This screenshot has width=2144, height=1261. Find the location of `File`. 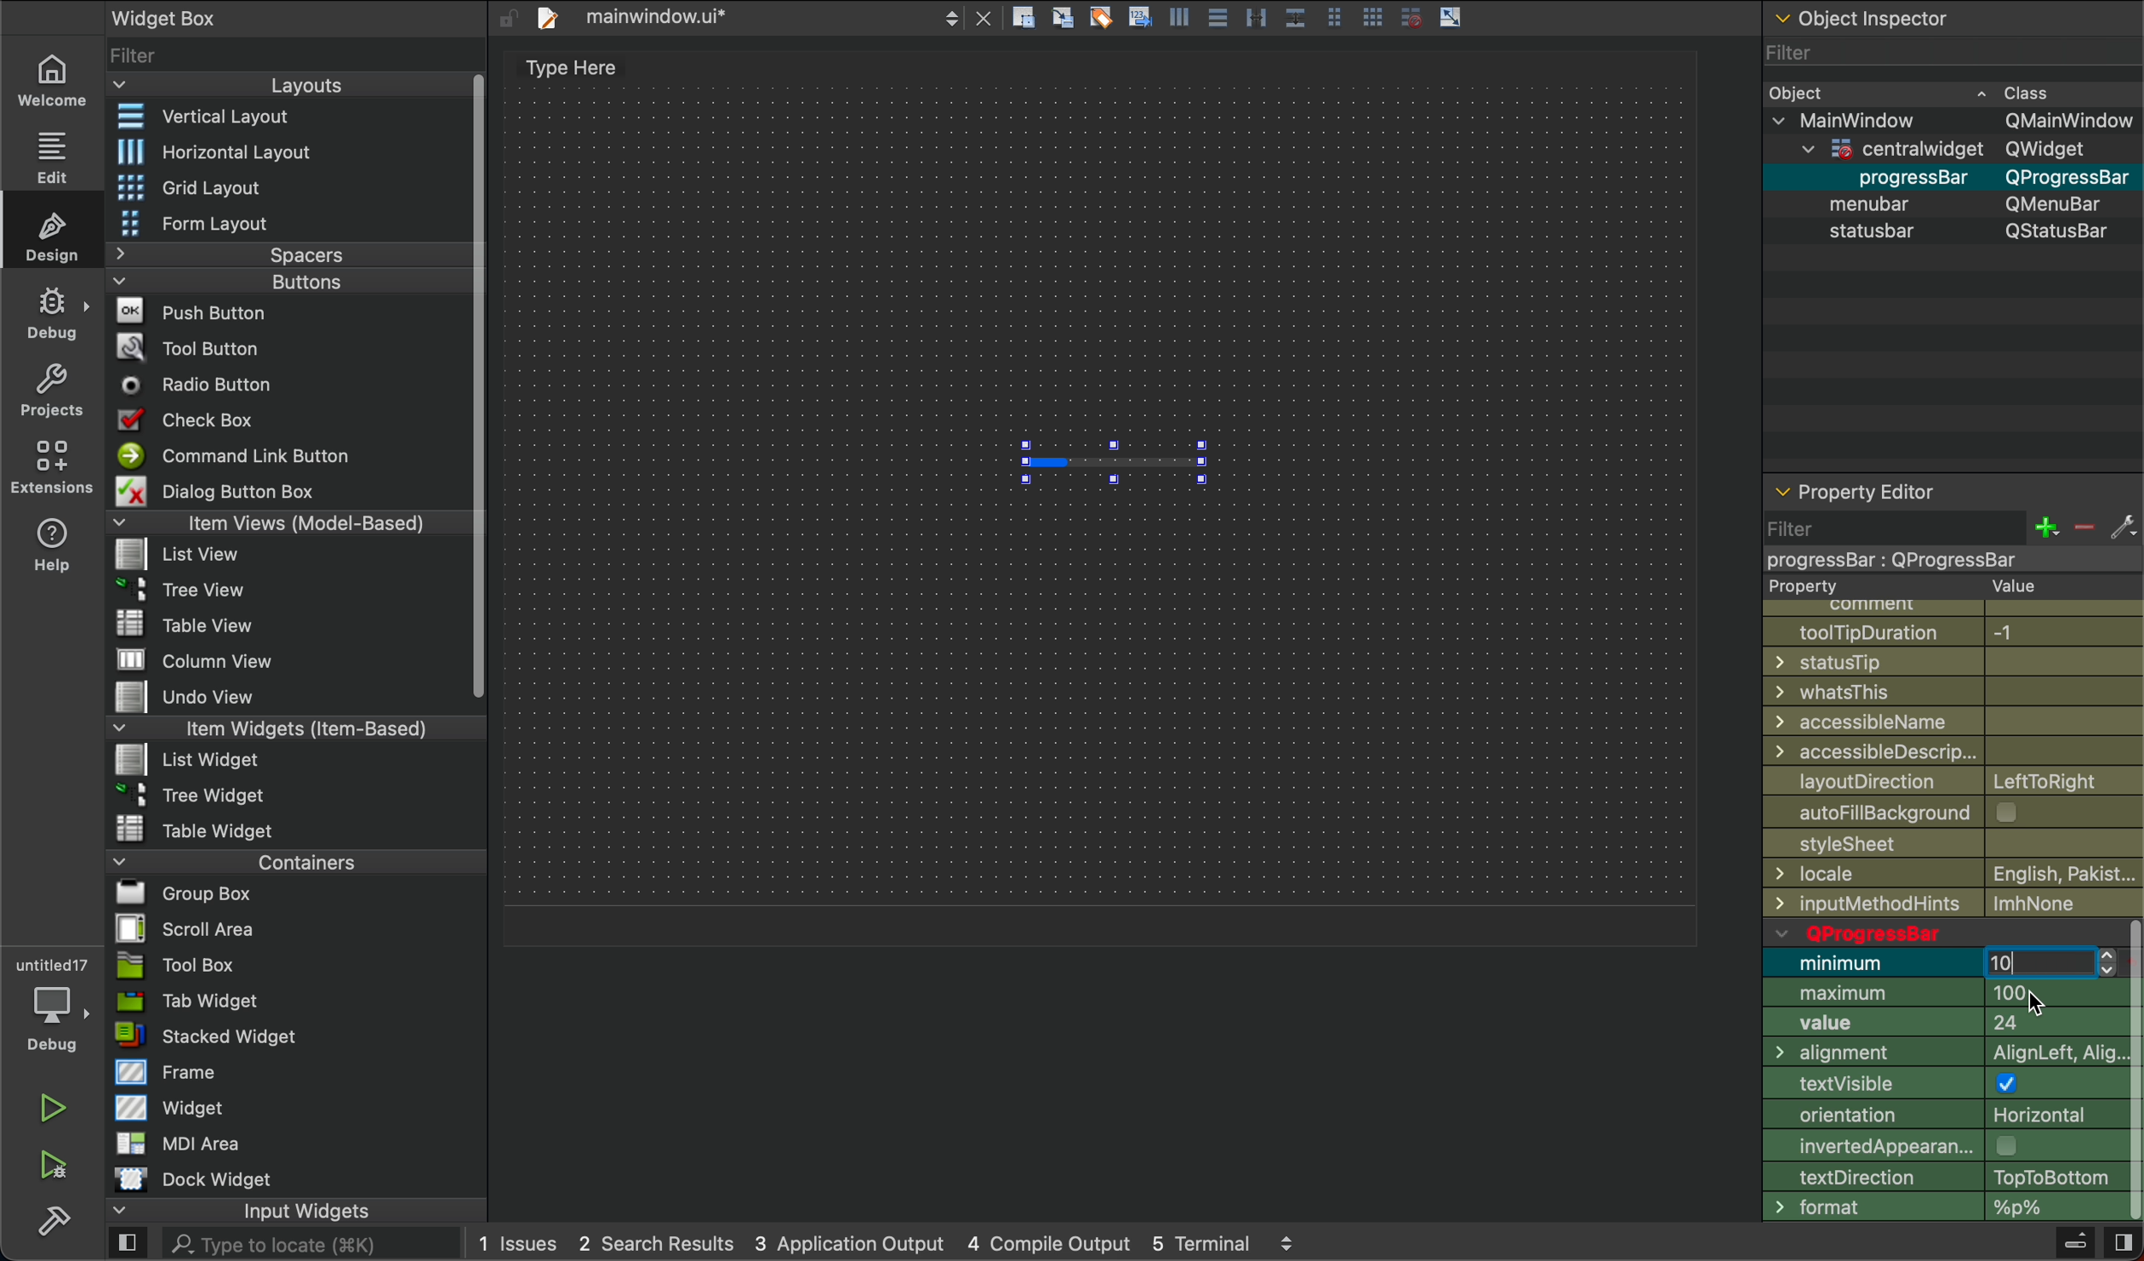

File is located at coordinates (193, 624).